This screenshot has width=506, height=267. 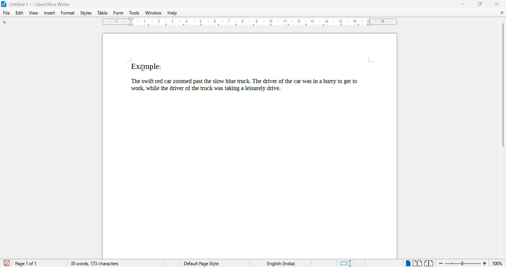 What do you see at coordinates (103, 13) in the screenshot?
I see `table` at bounding box center [103, 13].